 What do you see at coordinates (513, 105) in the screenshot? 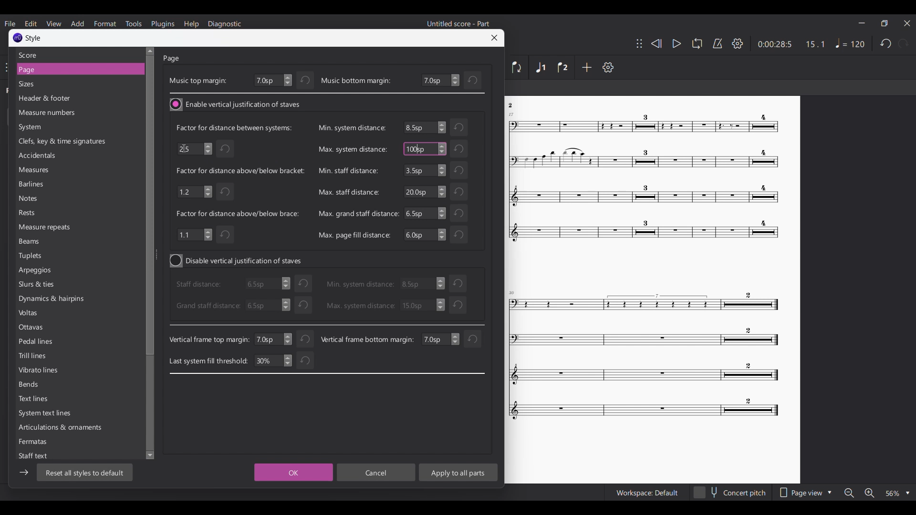
I see `` at bounding box center [513, 105].